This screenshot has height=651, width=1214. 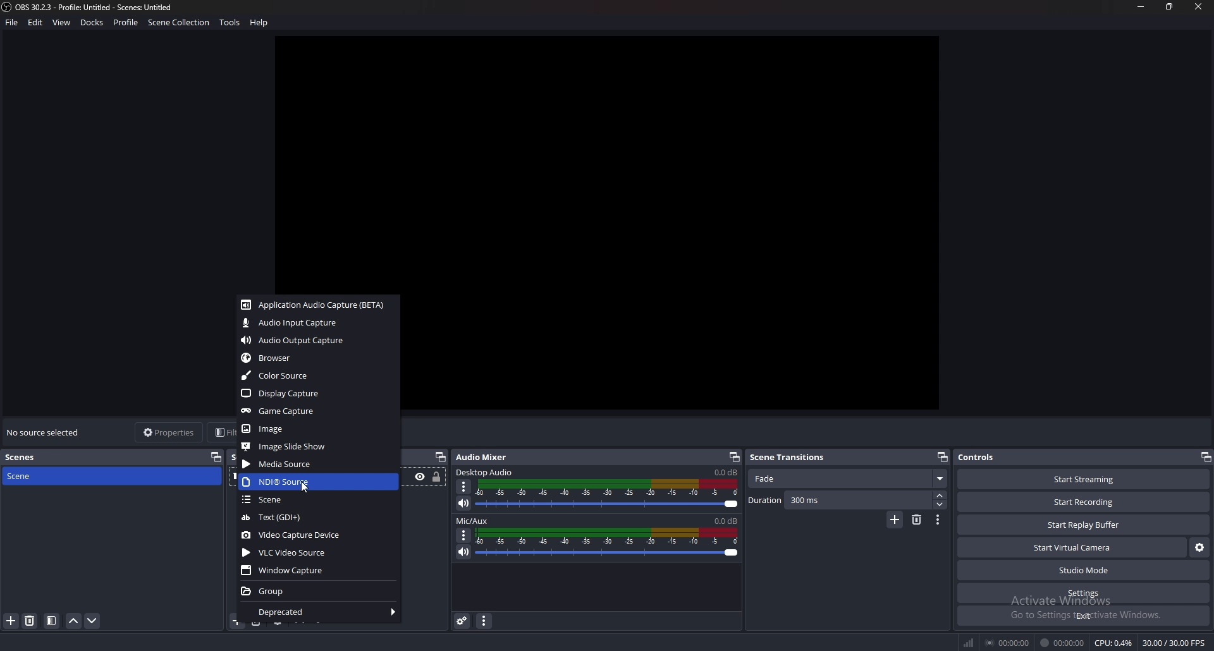 What do you see at coordinates (316, 394) in the screenshot?
I see `display capture` at bounding box center [316, 394].